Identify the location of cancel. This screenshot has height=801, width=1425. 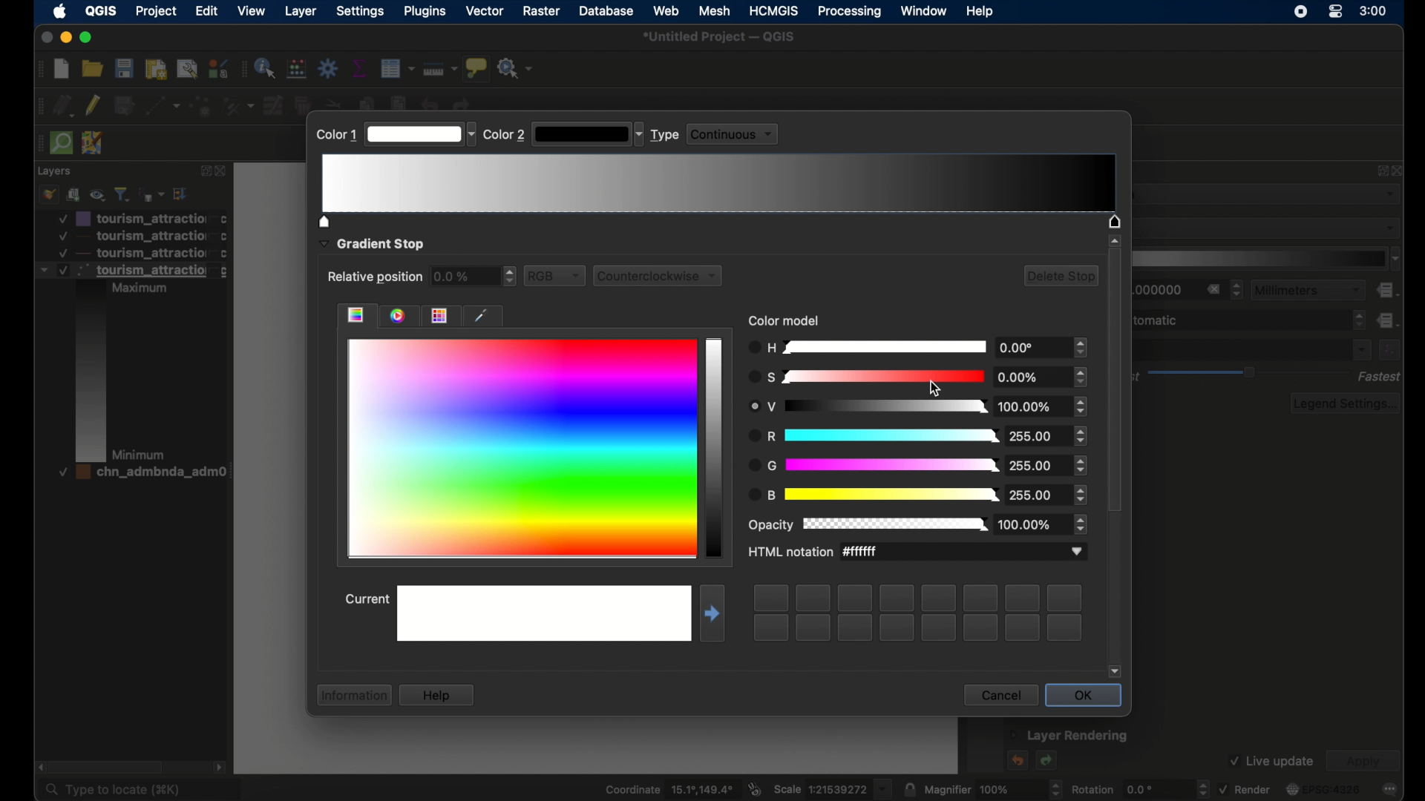
(998, 695).